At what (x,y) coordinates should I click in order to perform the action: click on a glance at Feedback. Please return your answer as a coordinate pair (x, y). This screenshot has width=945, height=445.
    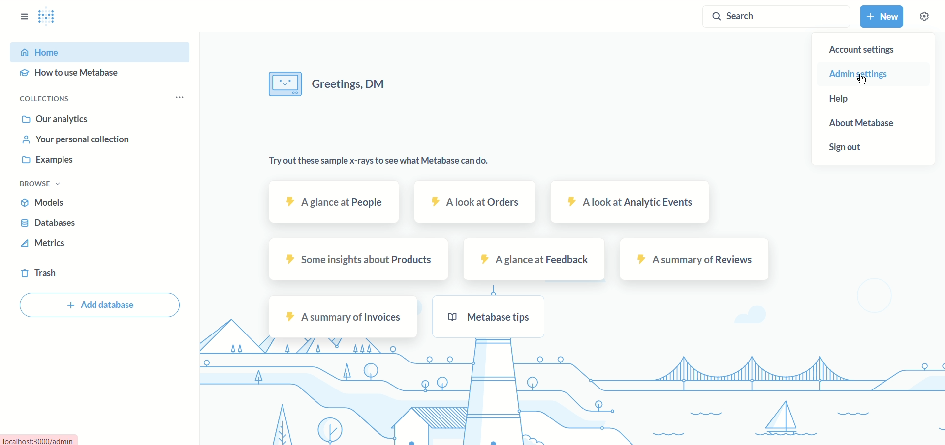
    Looking at the image, I should click on (535, 259).